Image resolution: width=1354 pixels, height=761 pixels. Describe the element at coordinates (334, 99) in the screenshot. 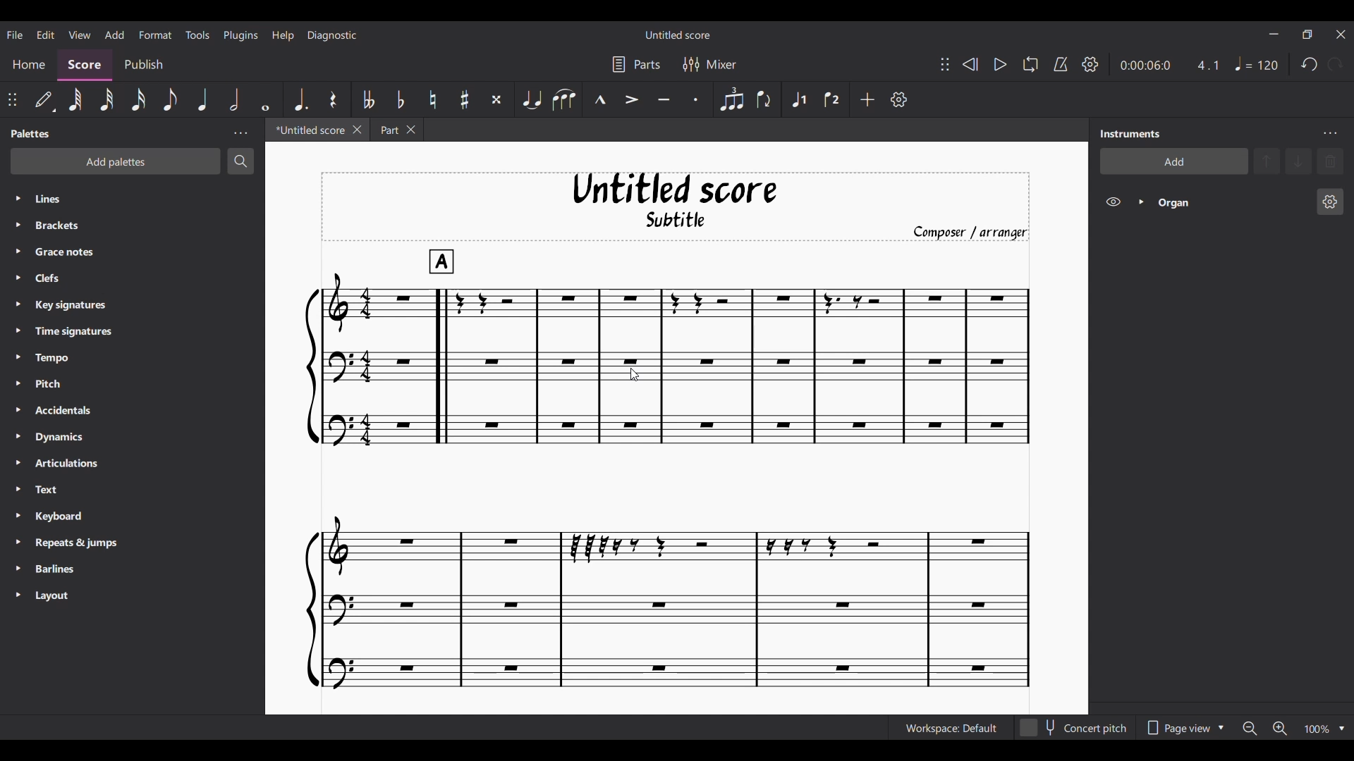

I see `Rest` at that location.